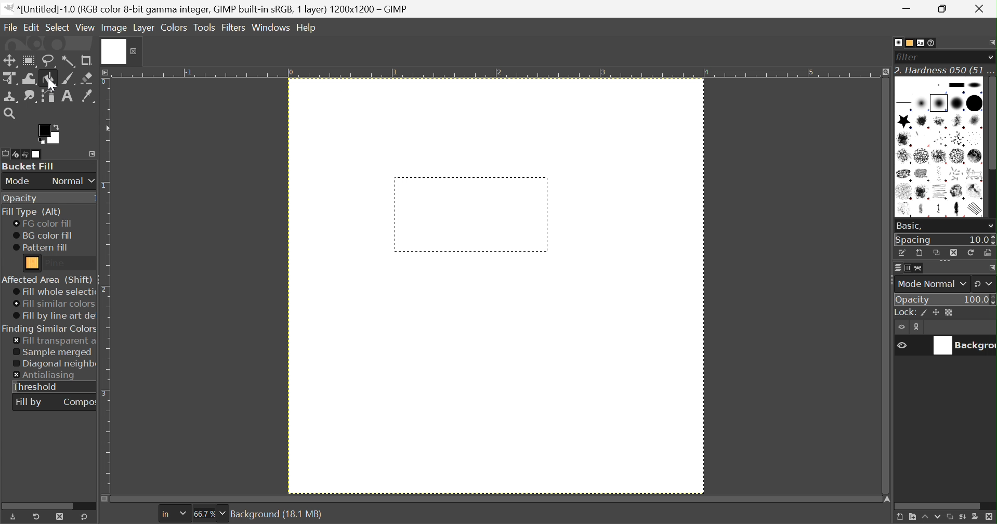 This screenshot has height=524, width=997. What do you see at coordinates (990, 517) in the screenshot?
I see `Delete this layer` at bounding box center [990, 517].